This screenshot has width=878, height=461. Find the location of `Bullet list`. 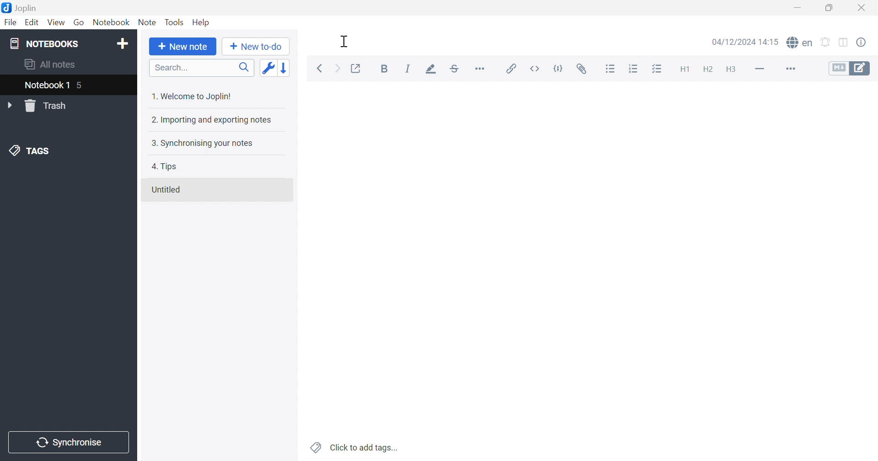

Bullet list is located at coordinates (610, 69).